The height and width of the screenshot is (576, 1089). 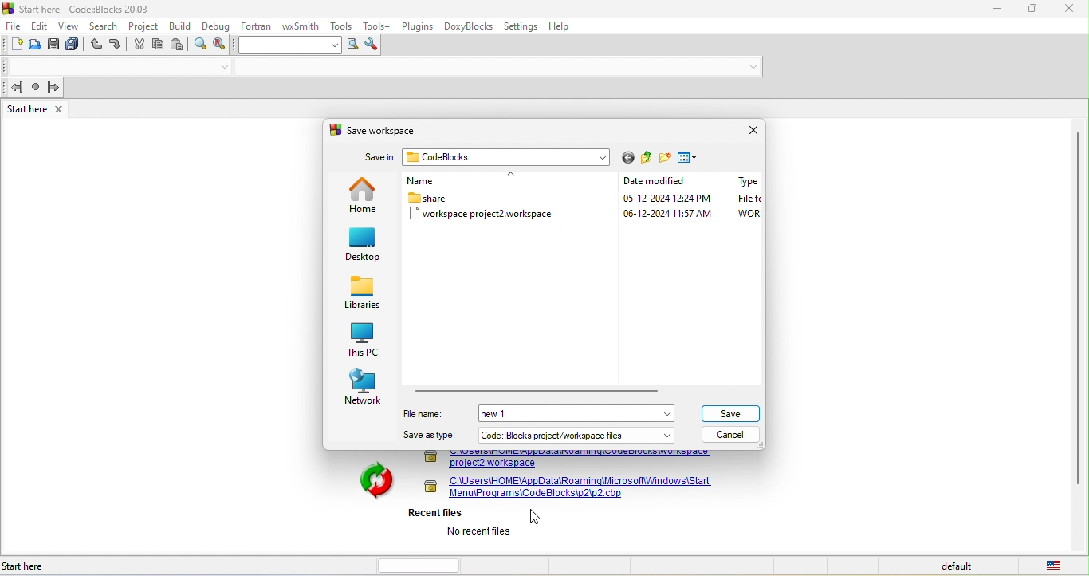 I want to click on file, so click(x=14, y=25).